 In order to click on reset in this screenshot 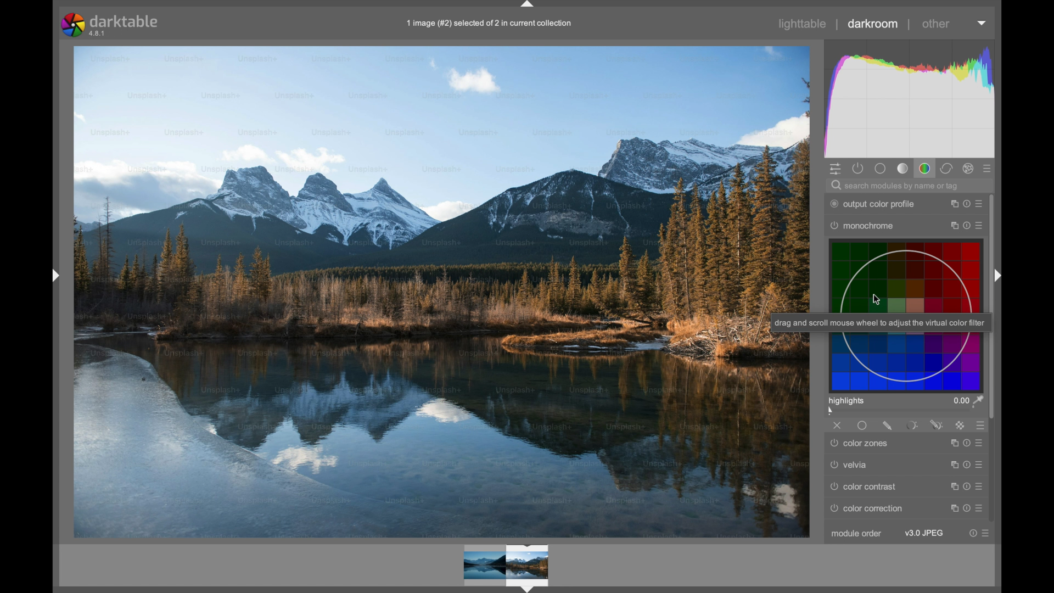, I will do `click(967, 465)`.